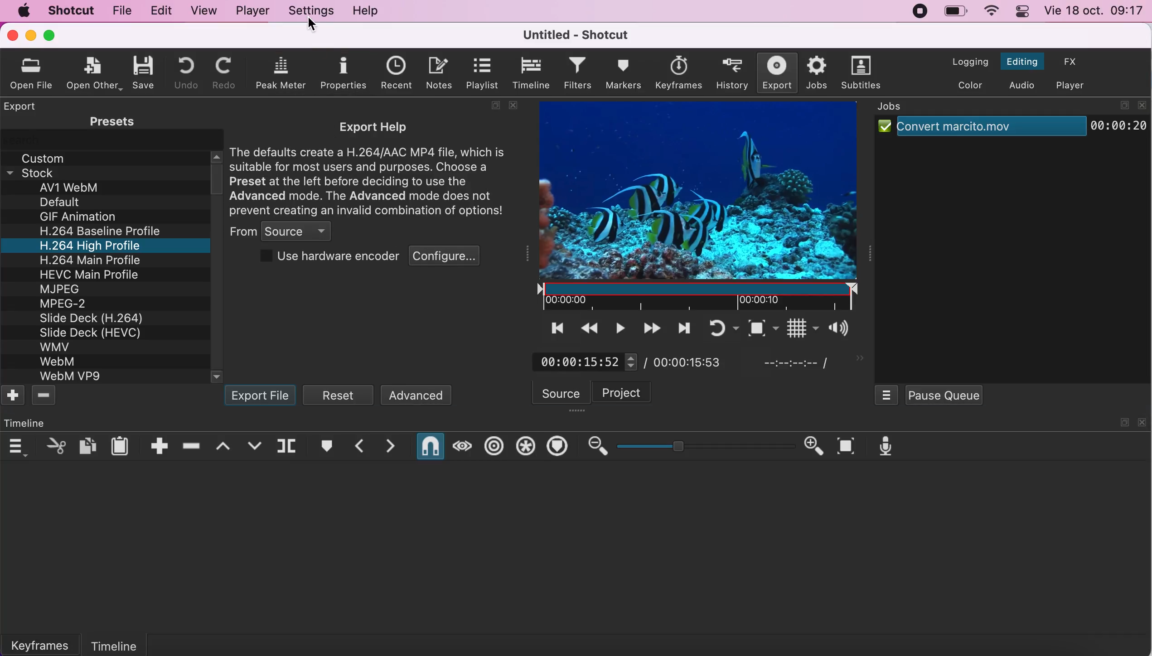  I want to click on ripple, so click(493, 448).